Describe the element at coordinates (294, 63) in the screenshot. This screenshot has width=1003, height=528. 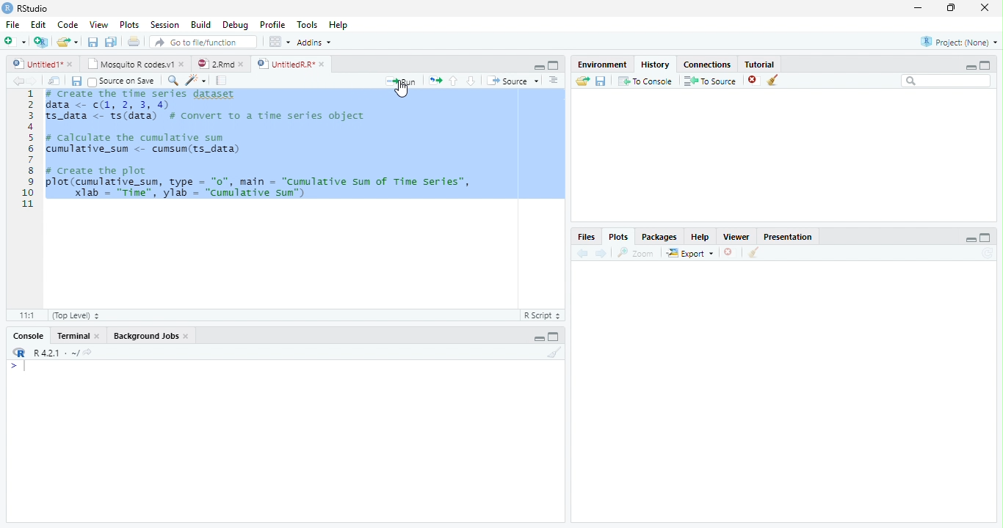
I see `UntitiledR.R` at that location.